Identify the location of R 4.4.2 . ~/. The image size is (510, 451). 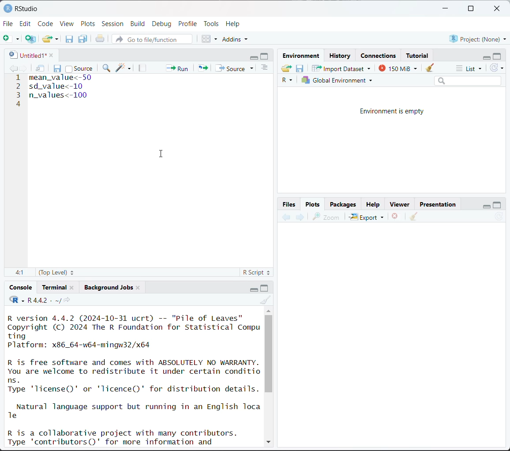
(44, 300).